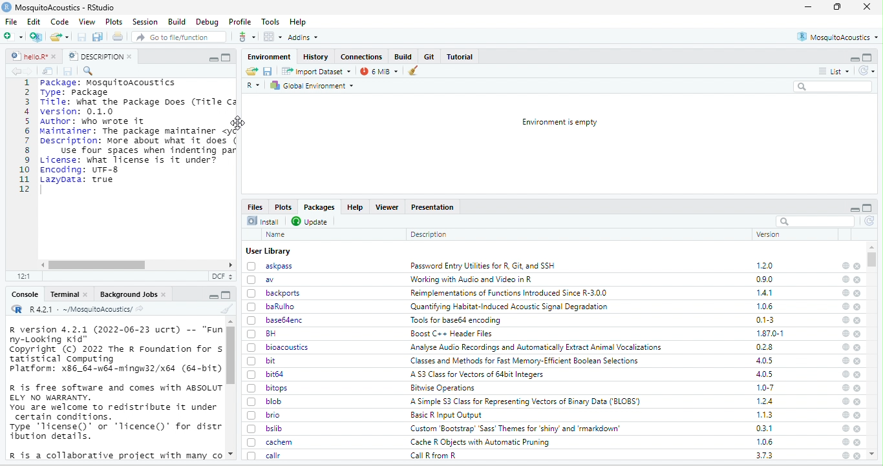  I want to click on Refresh, so click(866, 70).